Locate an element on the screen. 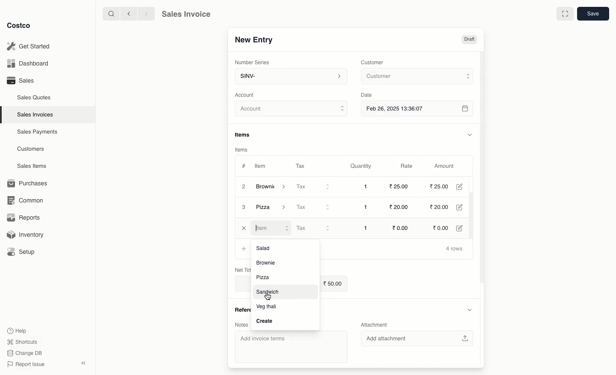 This screenshot has height=375, width=616. References is located at coordinates (240, 309).